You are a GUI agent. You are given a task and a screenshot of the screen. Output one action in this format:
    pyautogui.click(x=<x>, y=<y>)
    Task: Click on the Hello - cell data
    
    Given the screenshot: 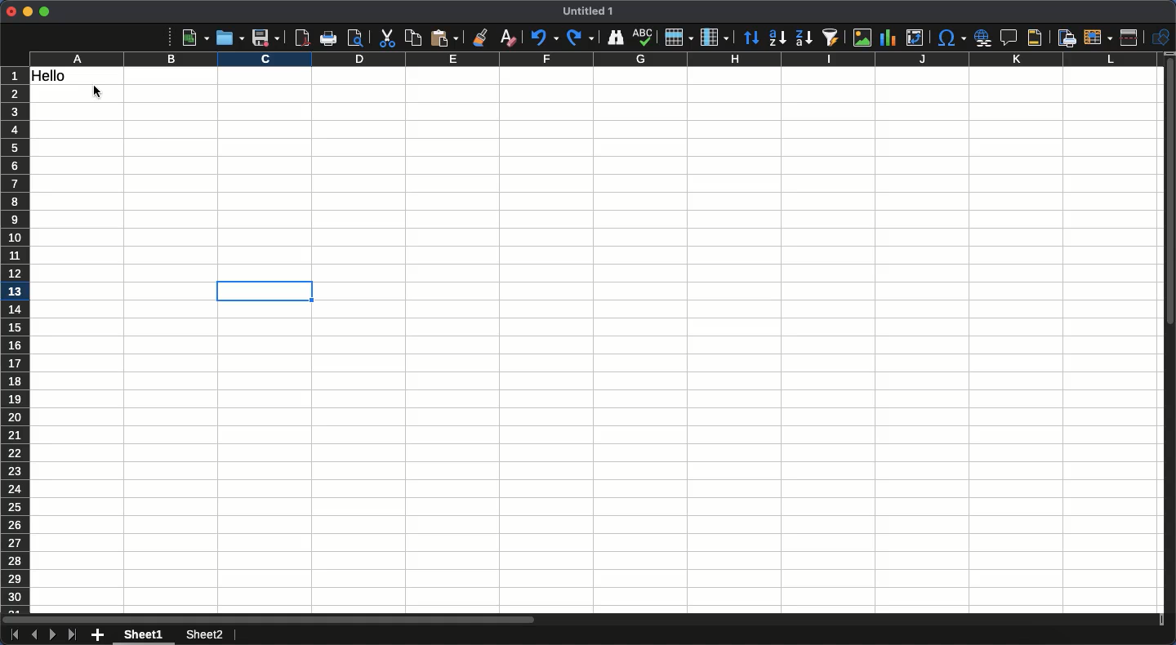 What is the action you would take?
    pyautogui.click(x=76, y=76)
    